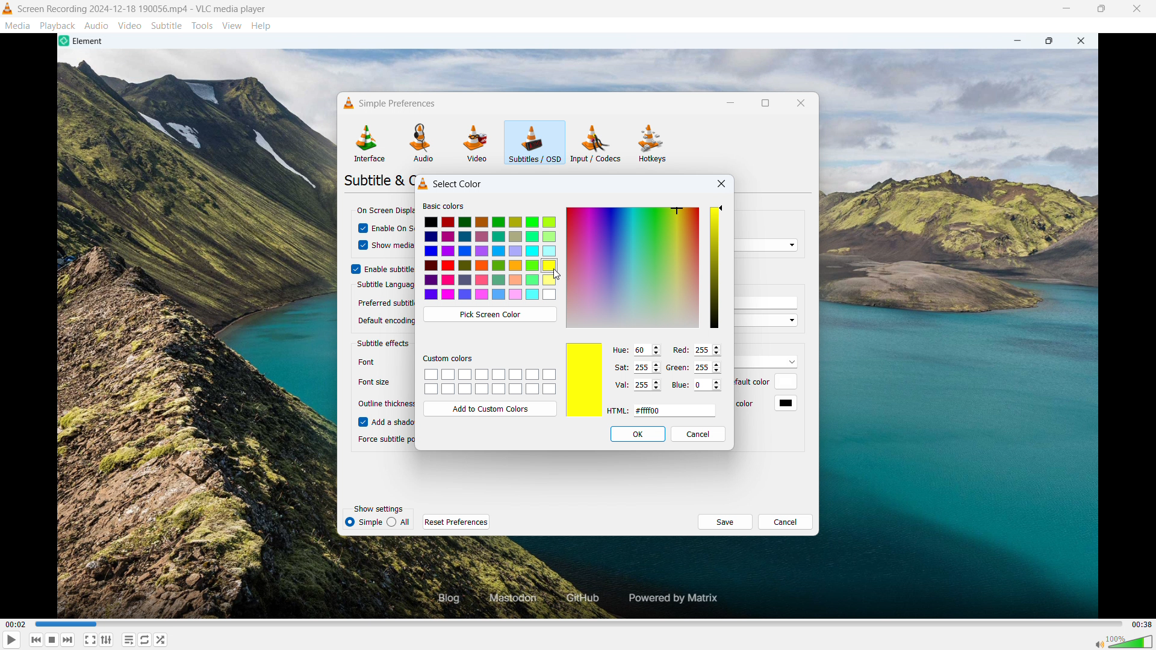 This screenshot has height=650, width=1156. What do you see at coordinates (8, 9) in the screenshot?
I see `Logo ` at bounding box center [8, 9].